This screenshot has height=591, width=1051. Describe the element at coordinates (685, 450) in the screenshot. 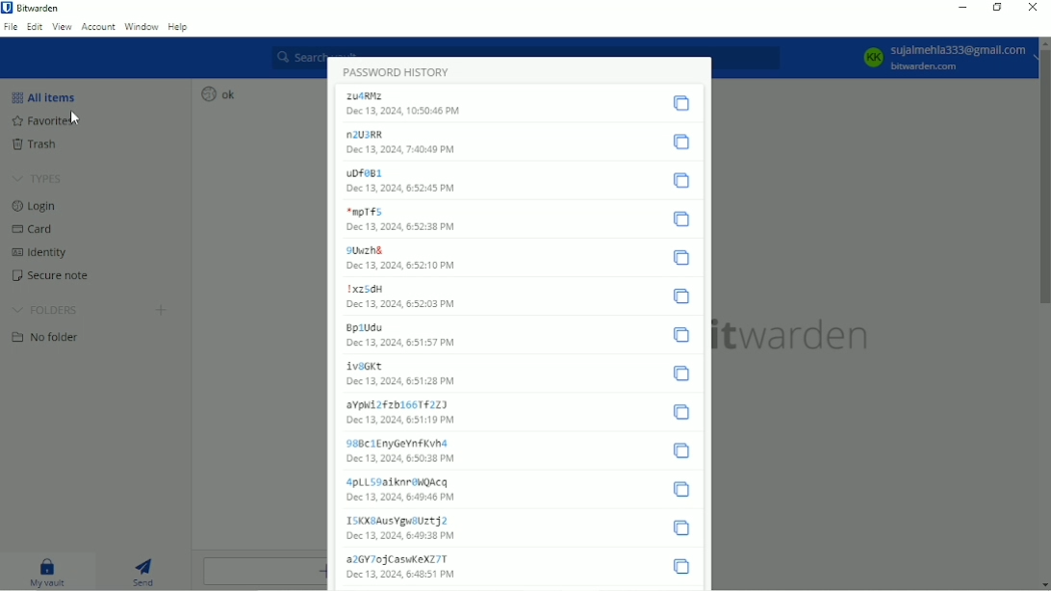

I see `Copy password` at that location.